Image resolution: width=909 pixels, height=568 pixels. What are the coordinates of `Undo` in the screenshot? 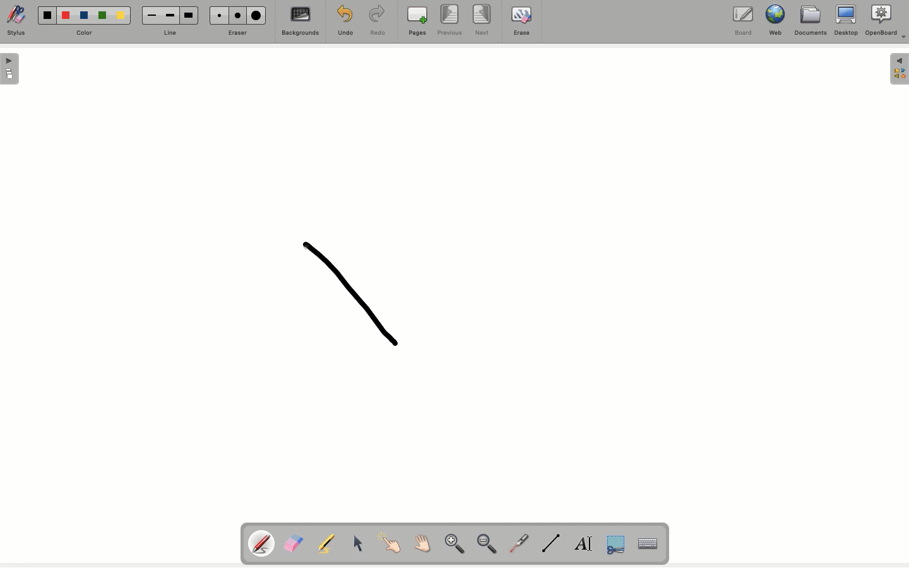 It's located at (344, 20).